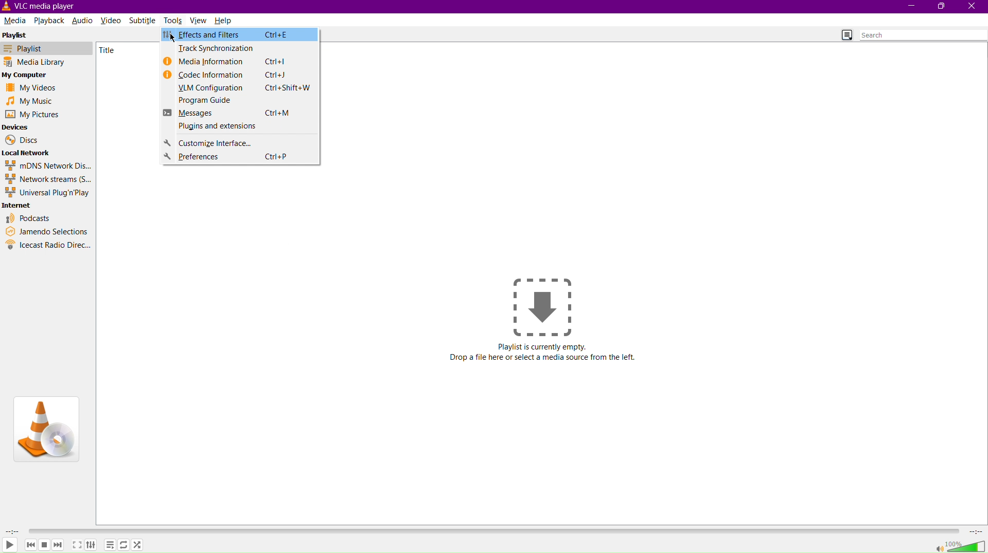  I want to click on My Pictures, so click(35, 115).